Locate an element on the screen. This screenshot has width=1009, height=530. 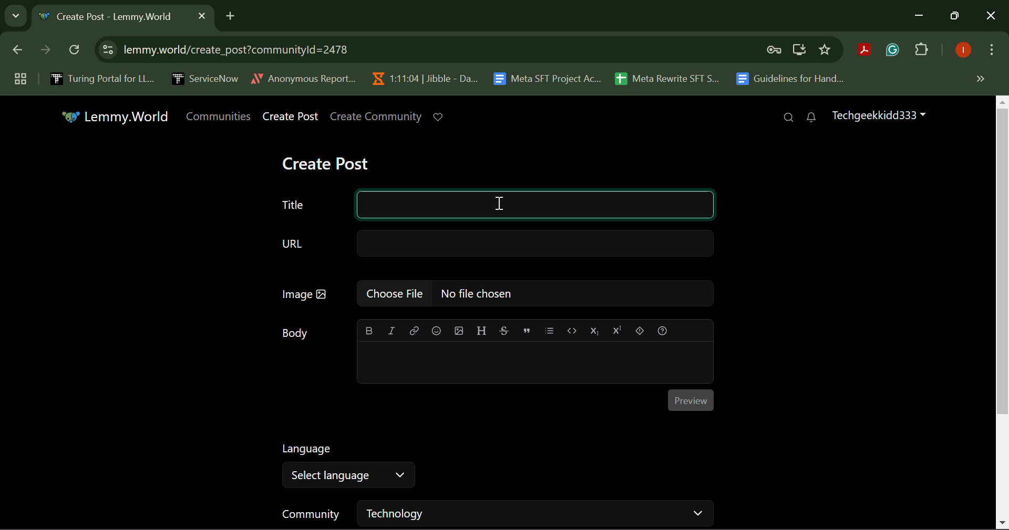
superscript is located at coordinates (615, 330).